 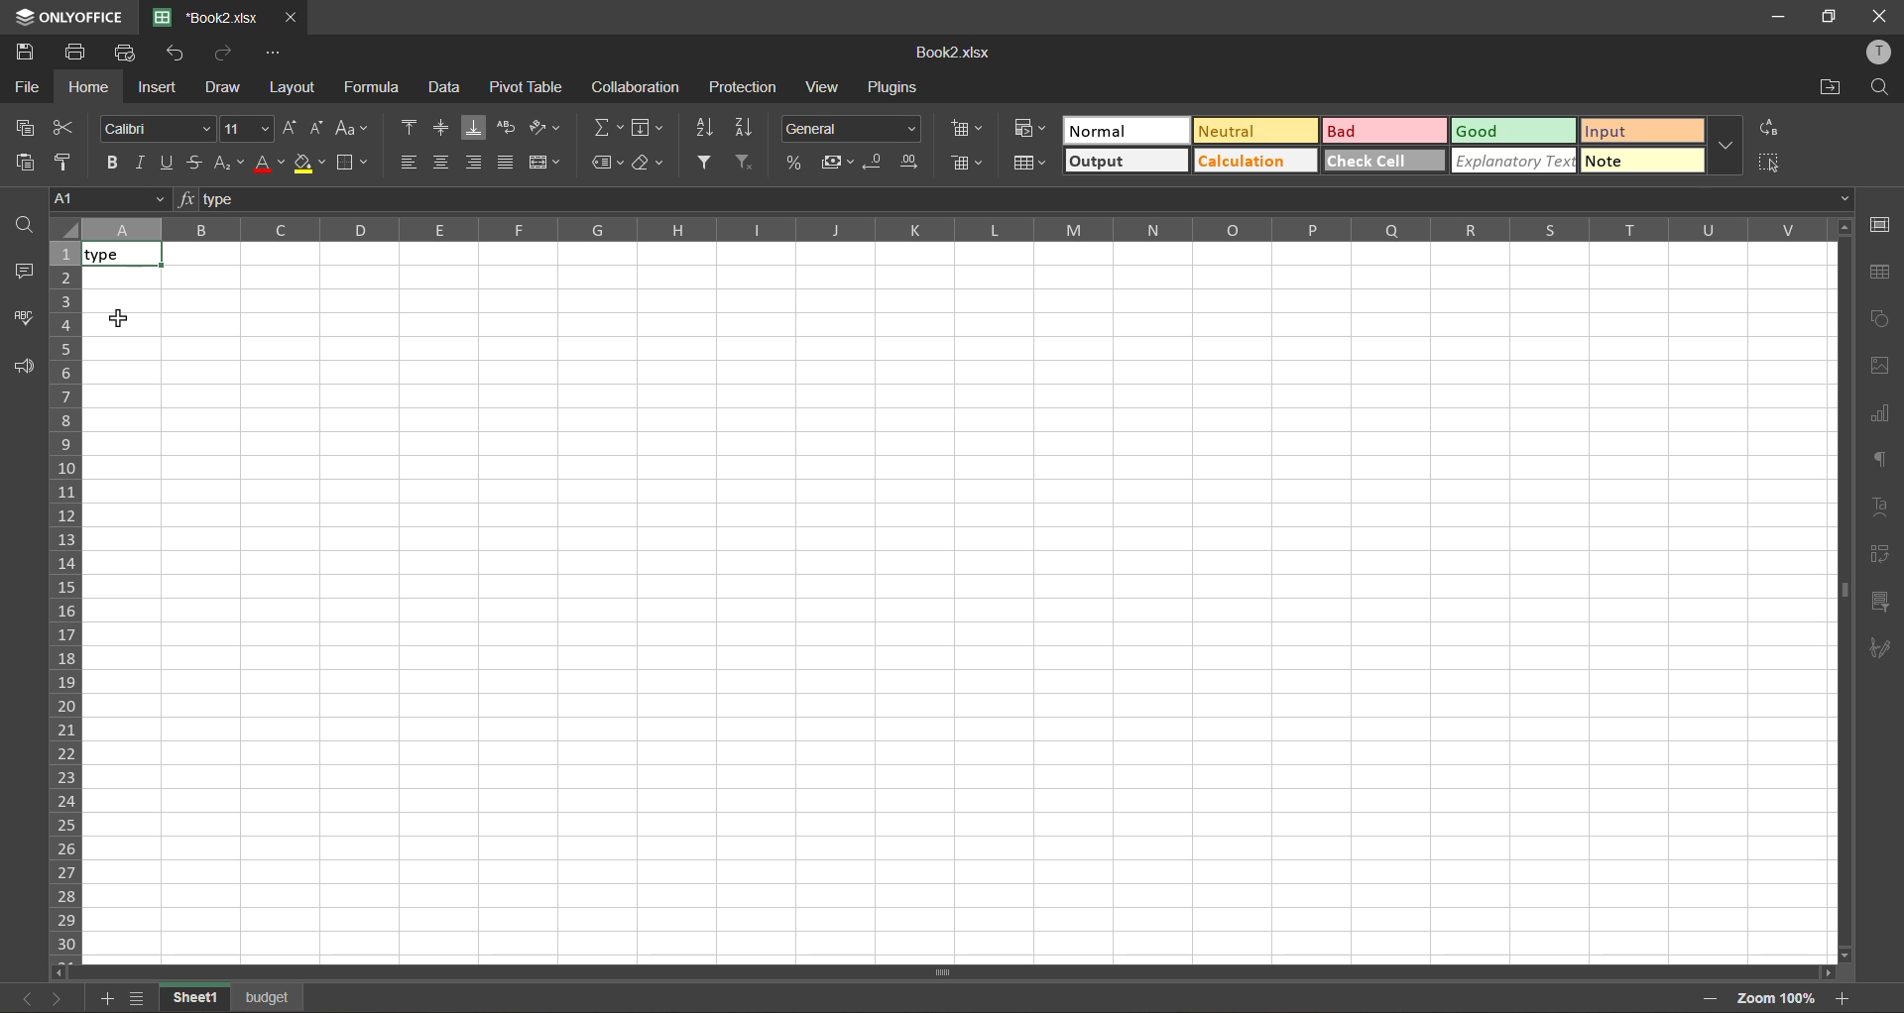 What do you see at coordinates (24, 87) in the screenshot?
I see `file` at bounding box center [24, 87].